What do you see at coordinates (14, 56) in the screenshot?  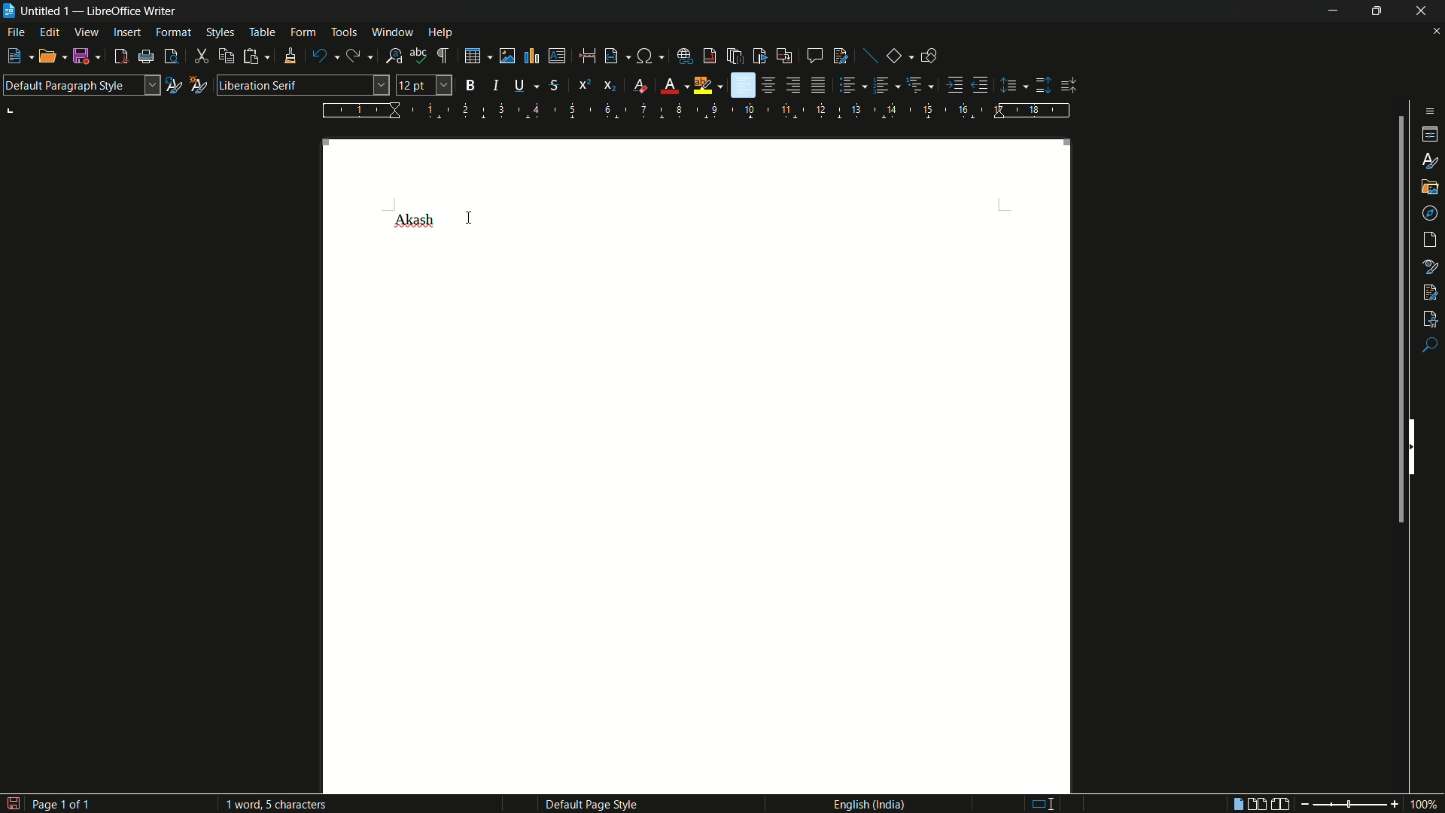 I see `new file` at bounding box center [14, 56].